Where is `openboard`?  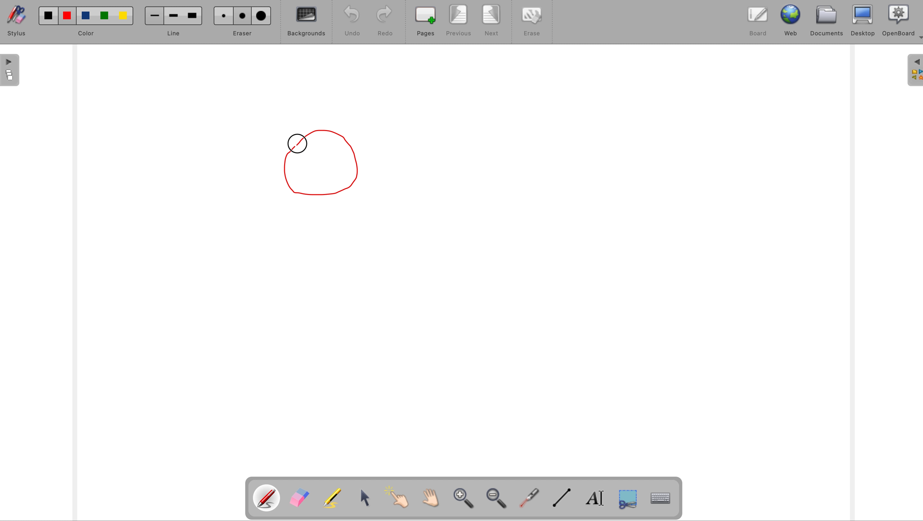 openboard is located at coordinates (897, 21).